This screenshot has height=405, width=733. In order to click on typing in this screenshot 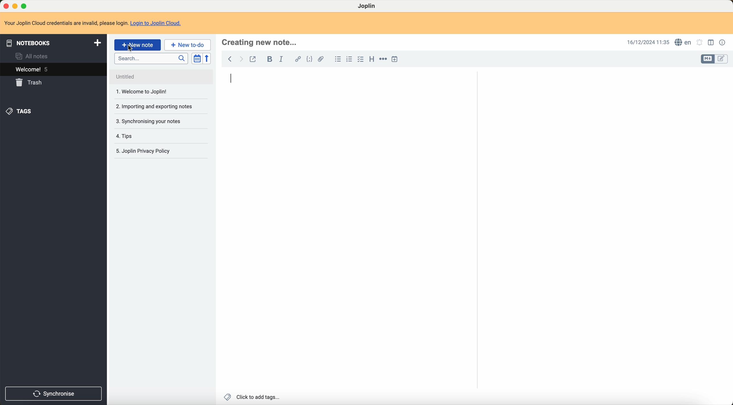, I will do `click(234, 80)`.